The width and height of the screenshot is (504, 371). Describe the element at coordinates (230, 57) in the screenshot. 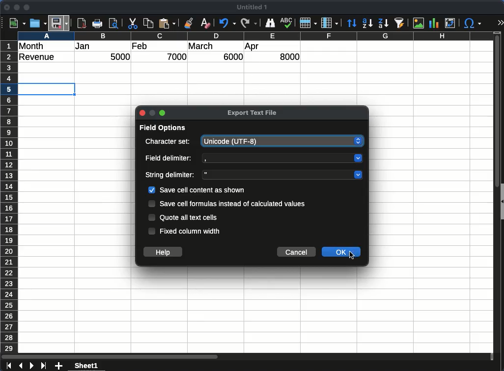

I see `6000` at that location.